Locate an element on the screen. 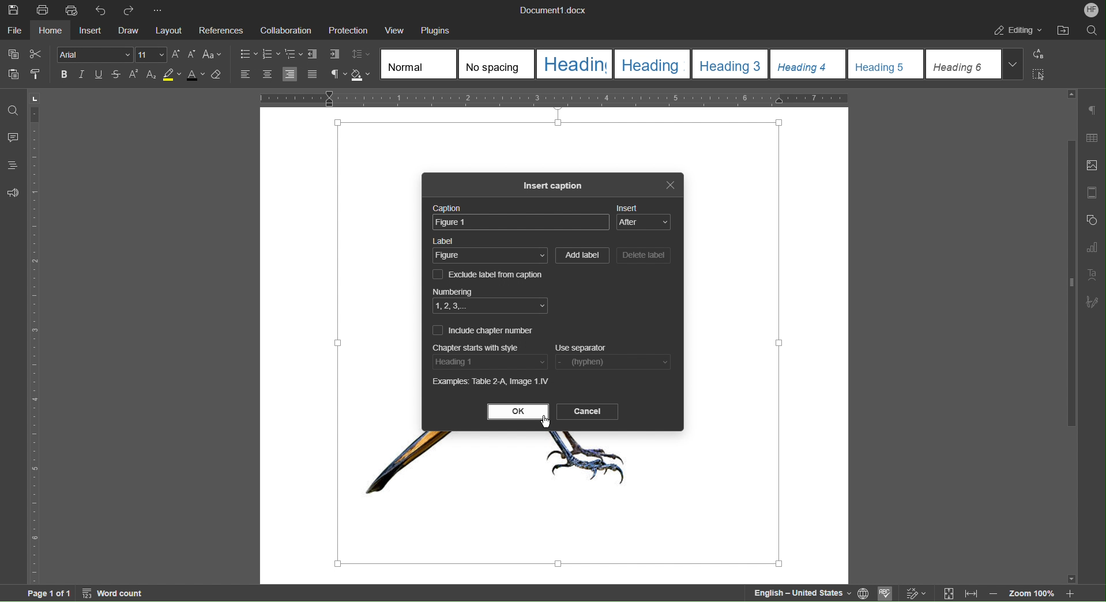 The height and width of the screenshot is (602, 1106). Undo is located at coordinates (99, 9).